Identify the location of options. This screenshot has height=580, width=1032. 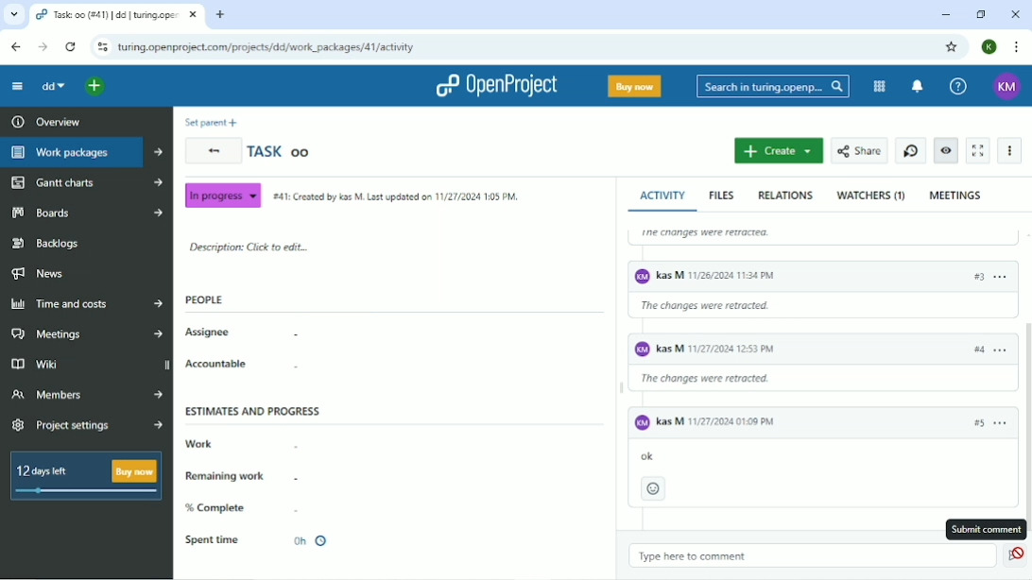
(1003, 419).